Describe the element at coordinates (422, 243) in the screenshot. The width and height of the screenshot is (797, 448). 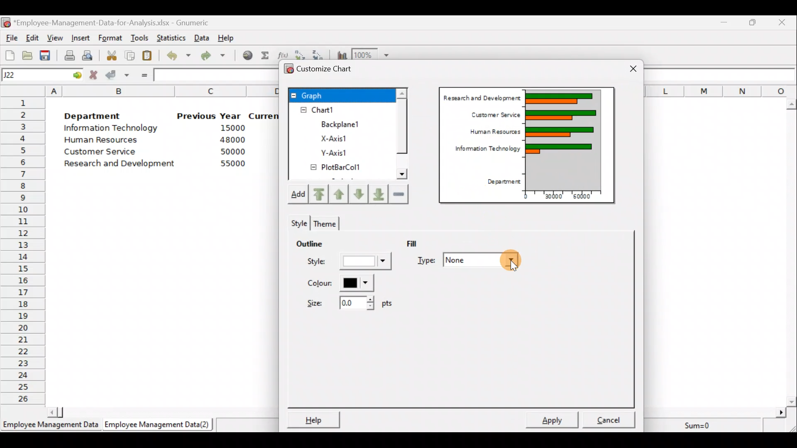
I see `Fill` at that location.